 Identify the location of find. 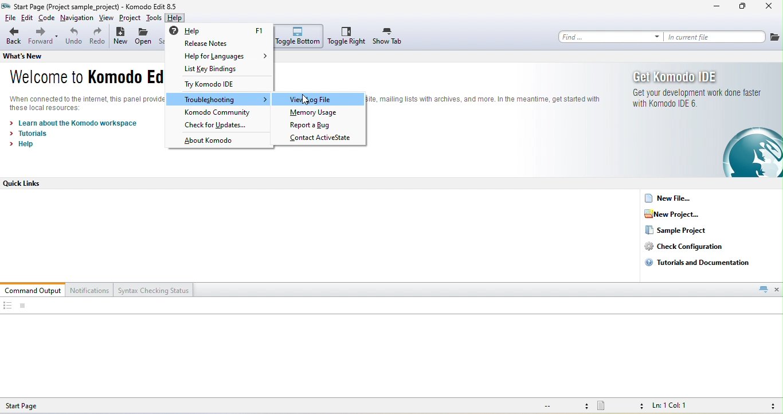
(610, 37).